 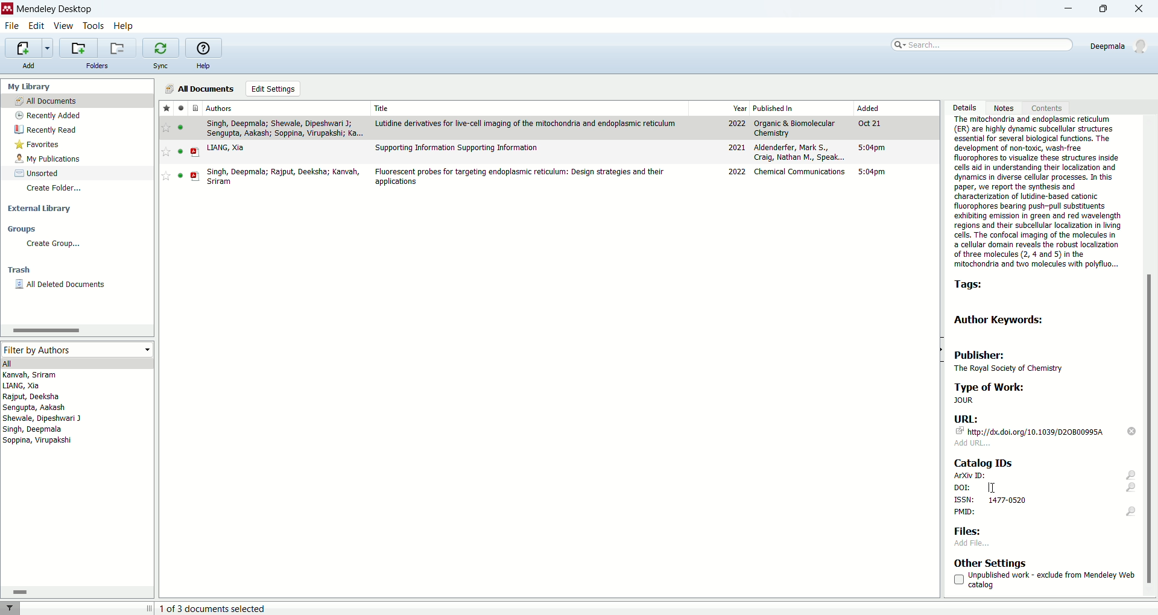 I want to click on author keywords: , so click(x=1002, y=320).